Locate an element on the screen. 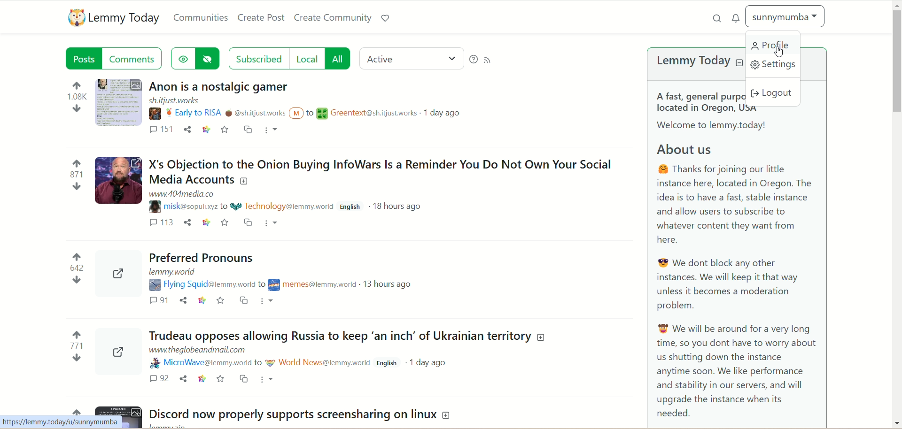 The width and height of the screenshot is (902, 429). URL is located at coordinates (174, 101).